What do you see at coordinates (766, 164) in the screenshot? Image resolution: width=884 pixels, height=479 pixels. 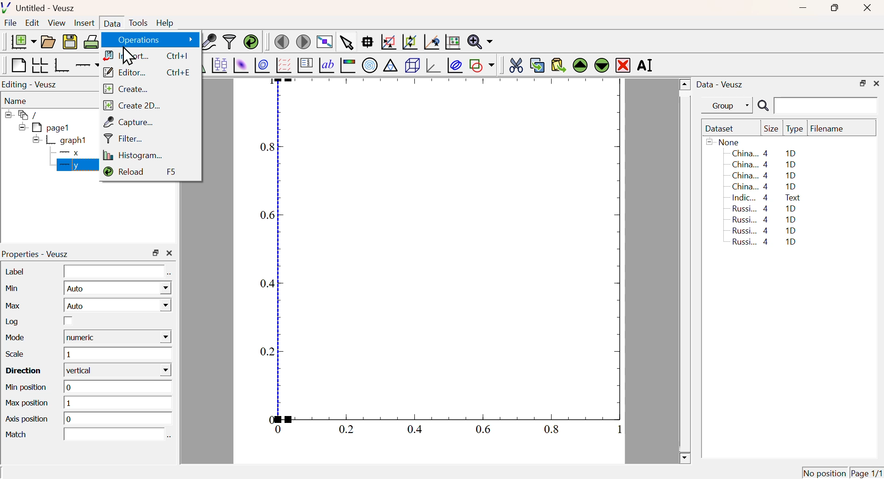 I see `China... 4 1D` at bounding box center [766, 164].